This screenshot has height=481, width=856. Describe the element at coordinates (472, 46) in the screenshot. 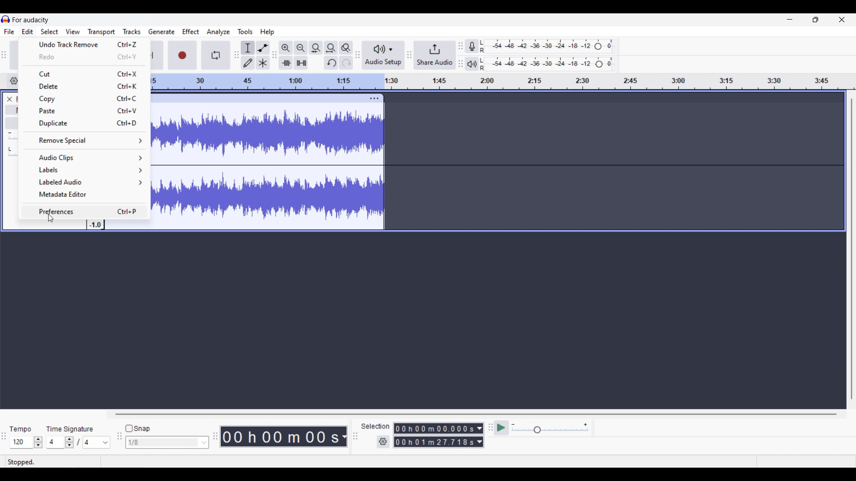

I see `Record meter` at that location.